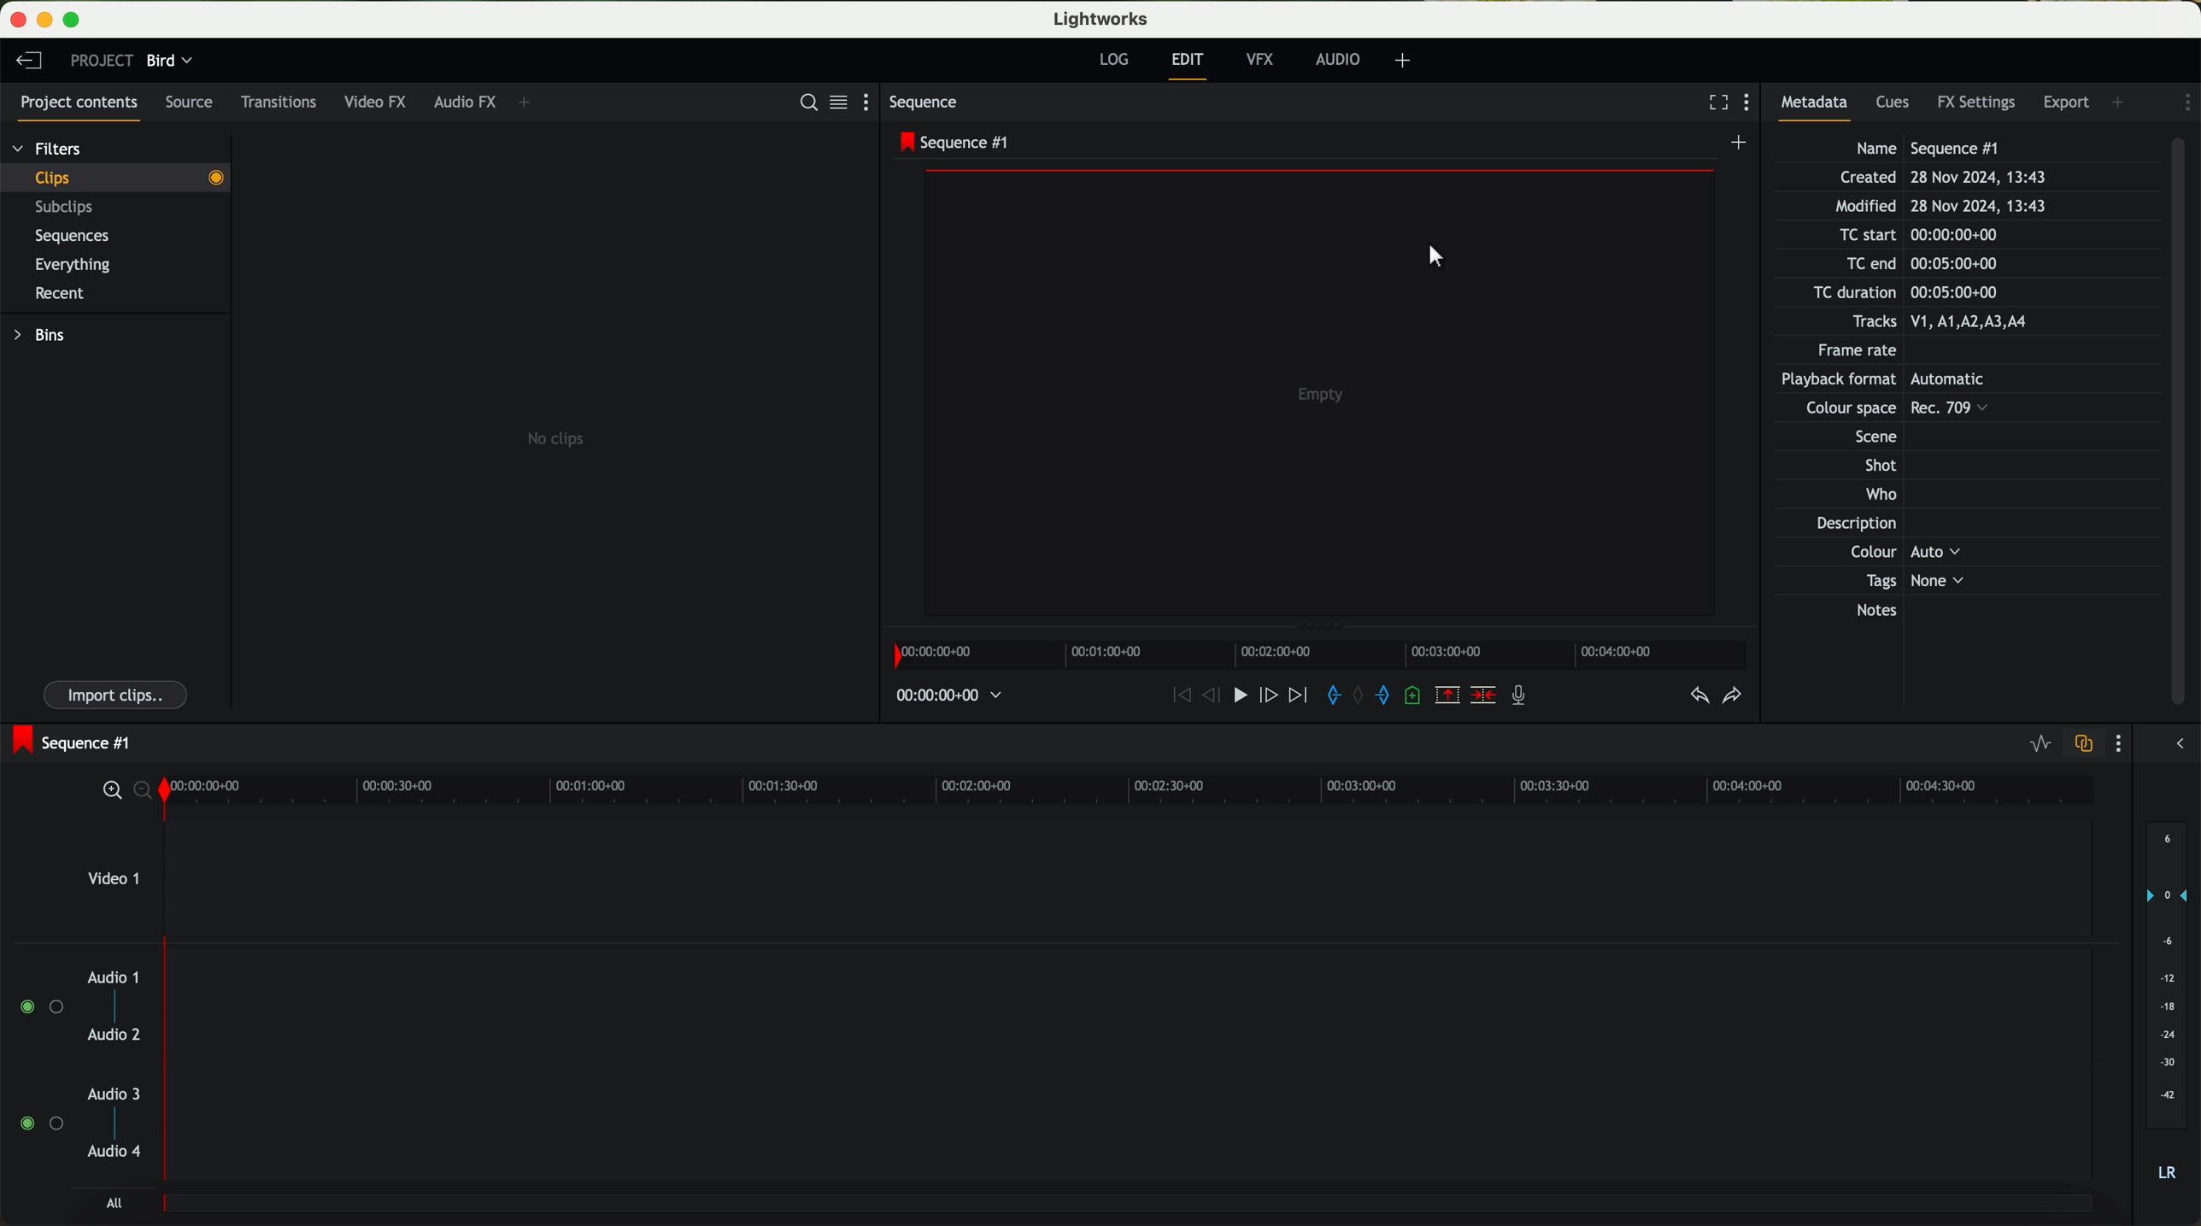 This screenshot has height=1226, width=2201. I want to click on Frame Rate, so click(1923, 349).